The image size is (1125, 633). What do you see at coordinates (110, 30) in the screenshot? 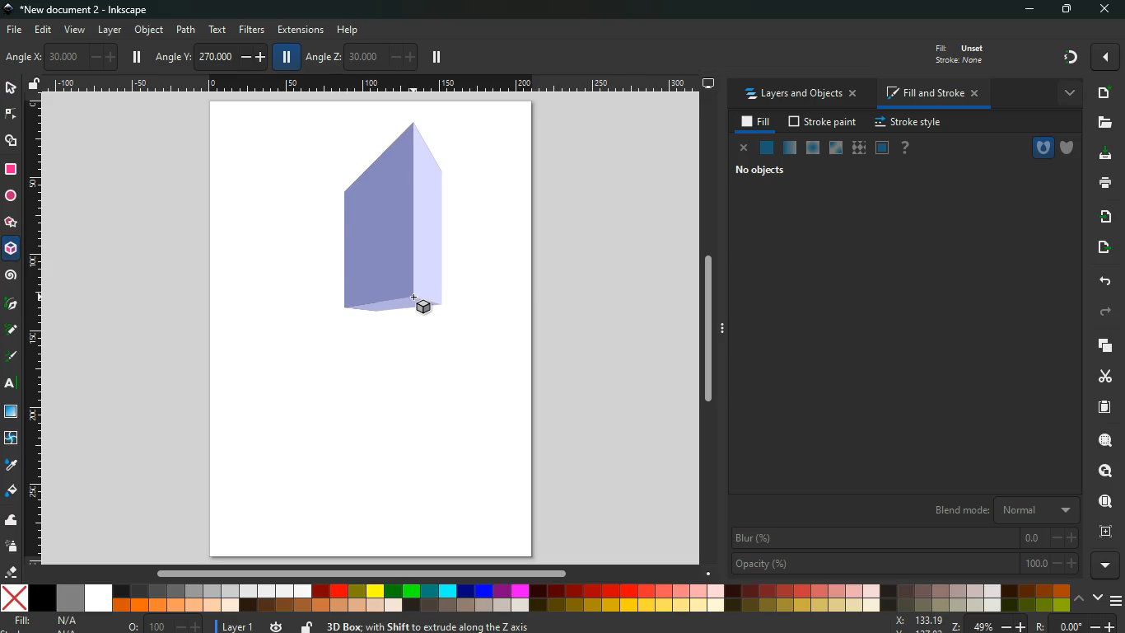
I see `layer` at bounding box center [110, 30].